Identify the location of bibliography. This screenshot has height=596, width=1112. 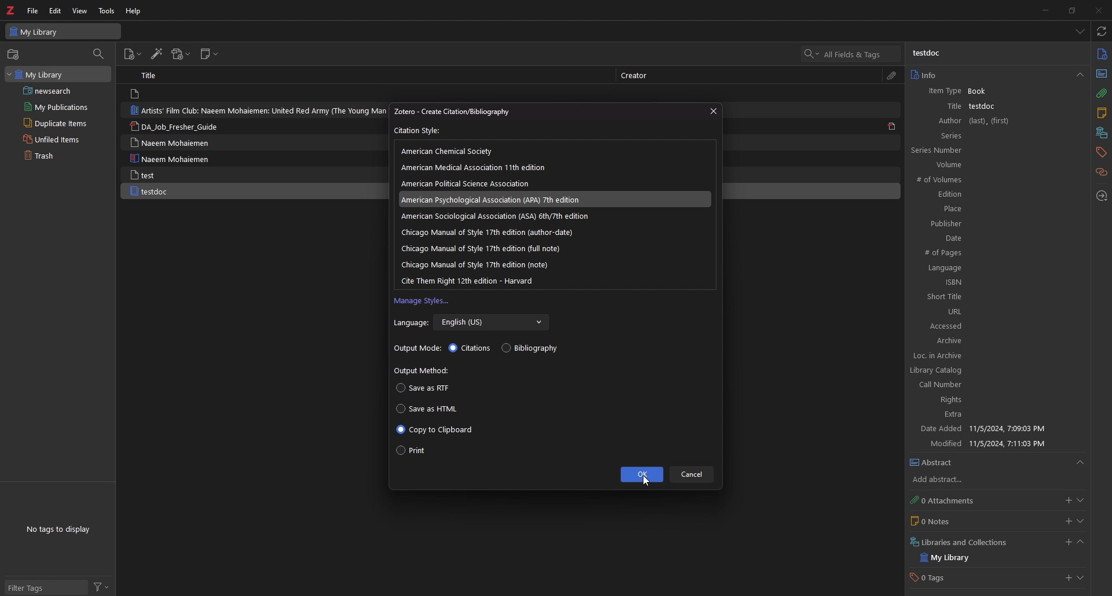
(532, 348).